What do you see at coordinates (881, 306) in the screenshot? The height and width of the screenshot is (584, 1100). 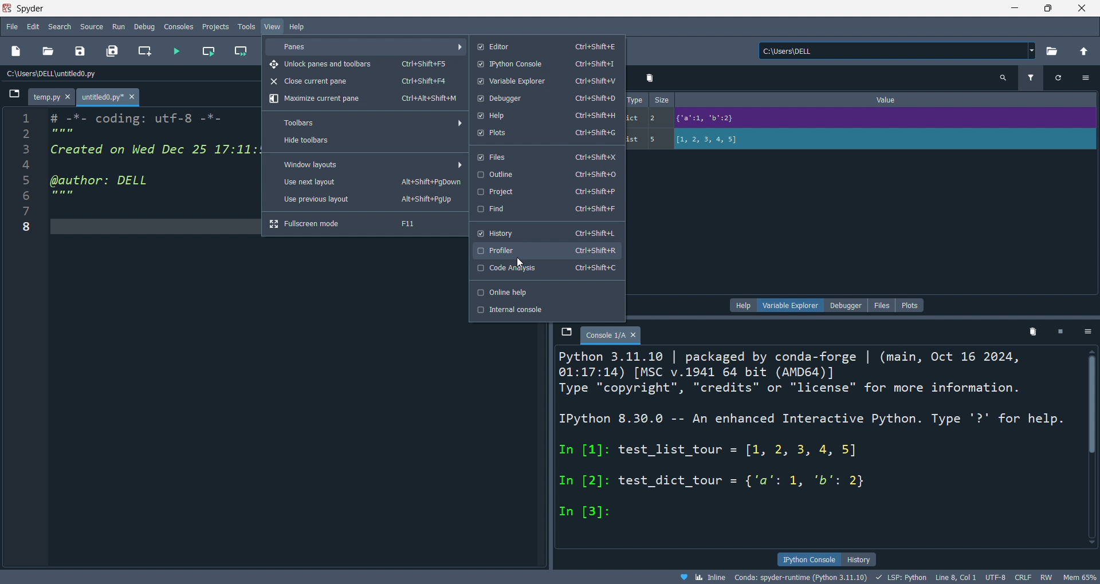 I see `files` at bounding box center [881, 306].